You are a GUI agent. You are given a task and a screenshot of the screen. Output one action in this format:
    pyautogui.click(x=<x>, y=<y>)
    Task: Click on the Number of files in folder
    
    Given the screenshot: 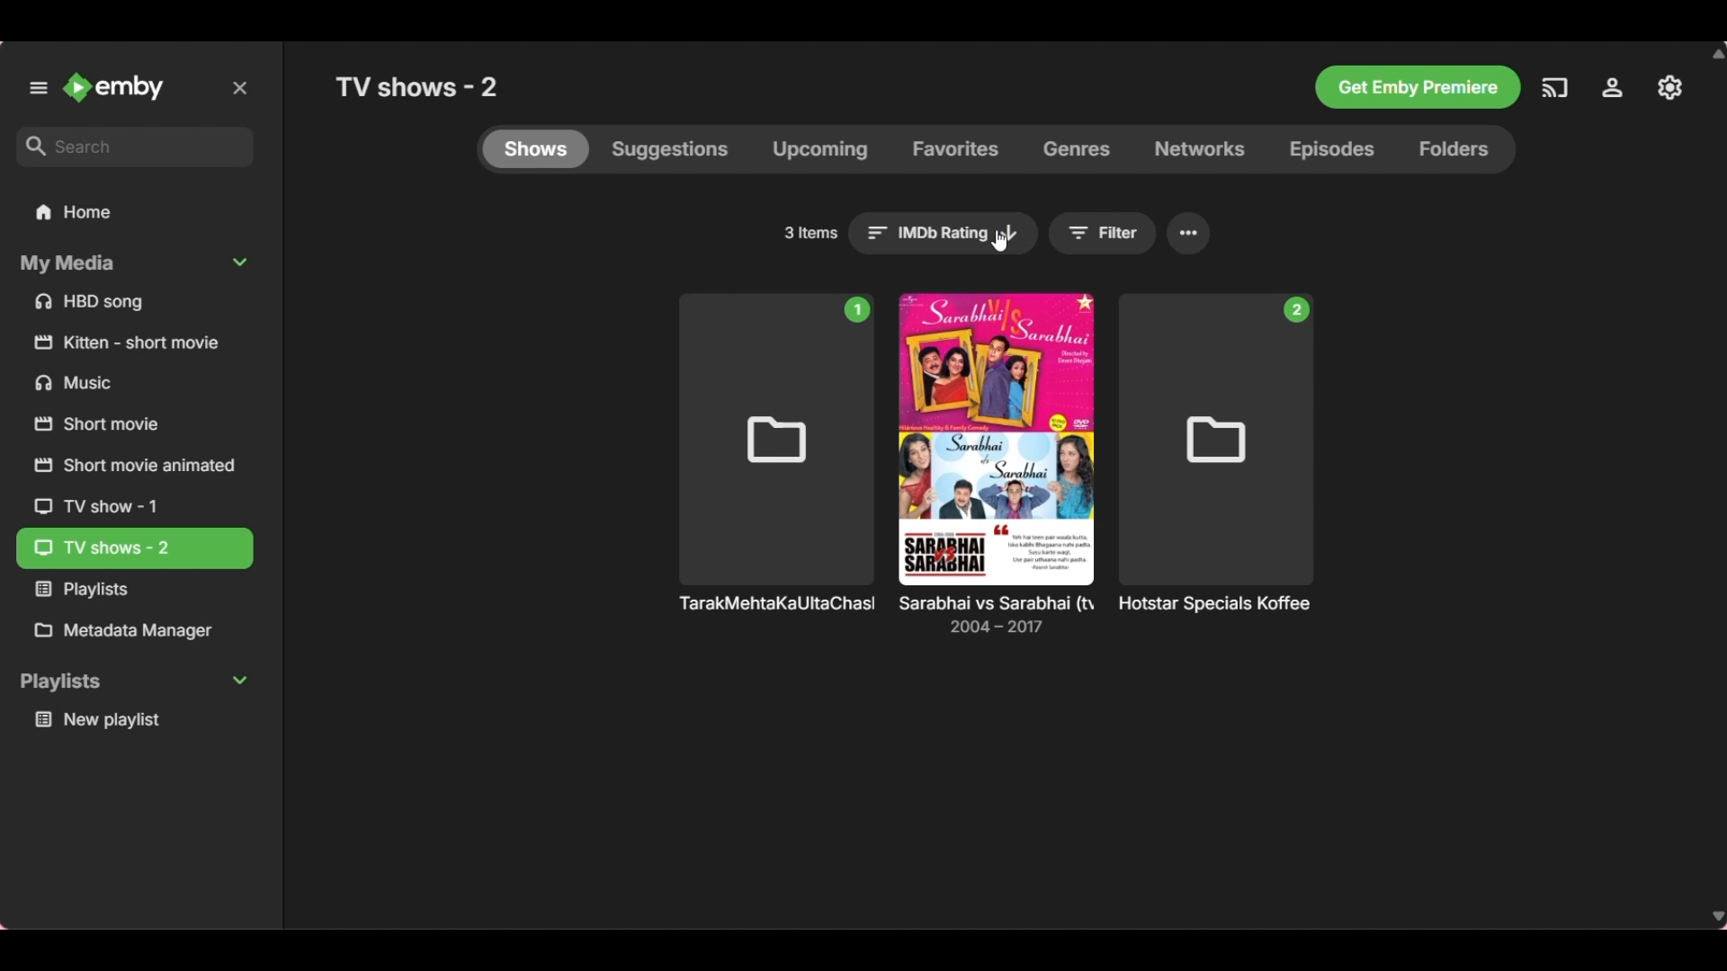 What is the action you would take?
    pyautogui.click(x=857, y=309)
    